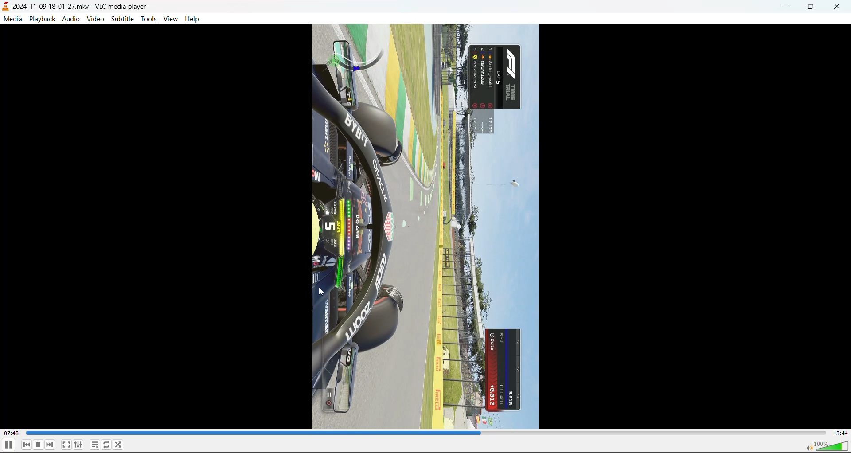  What do you see at coordinates (27, 445) in the screenshot?
I see `previous` at bounding box center [27, 445].